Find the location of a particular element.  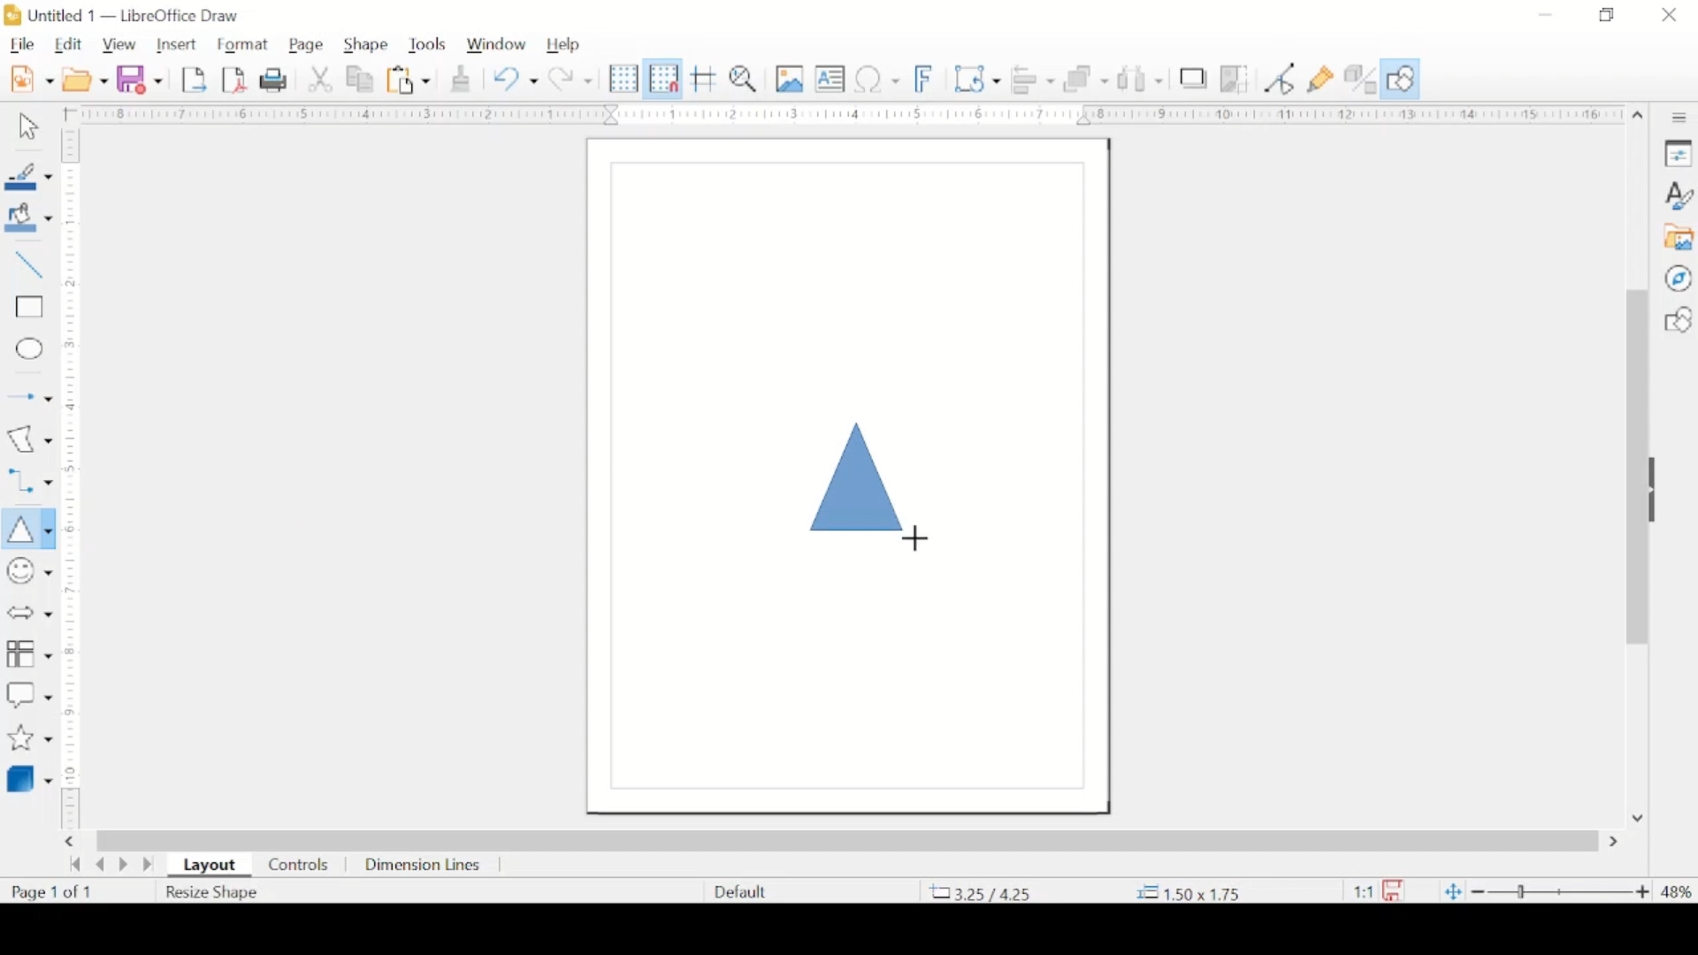

flowchart is located at coordinates (29, 652).